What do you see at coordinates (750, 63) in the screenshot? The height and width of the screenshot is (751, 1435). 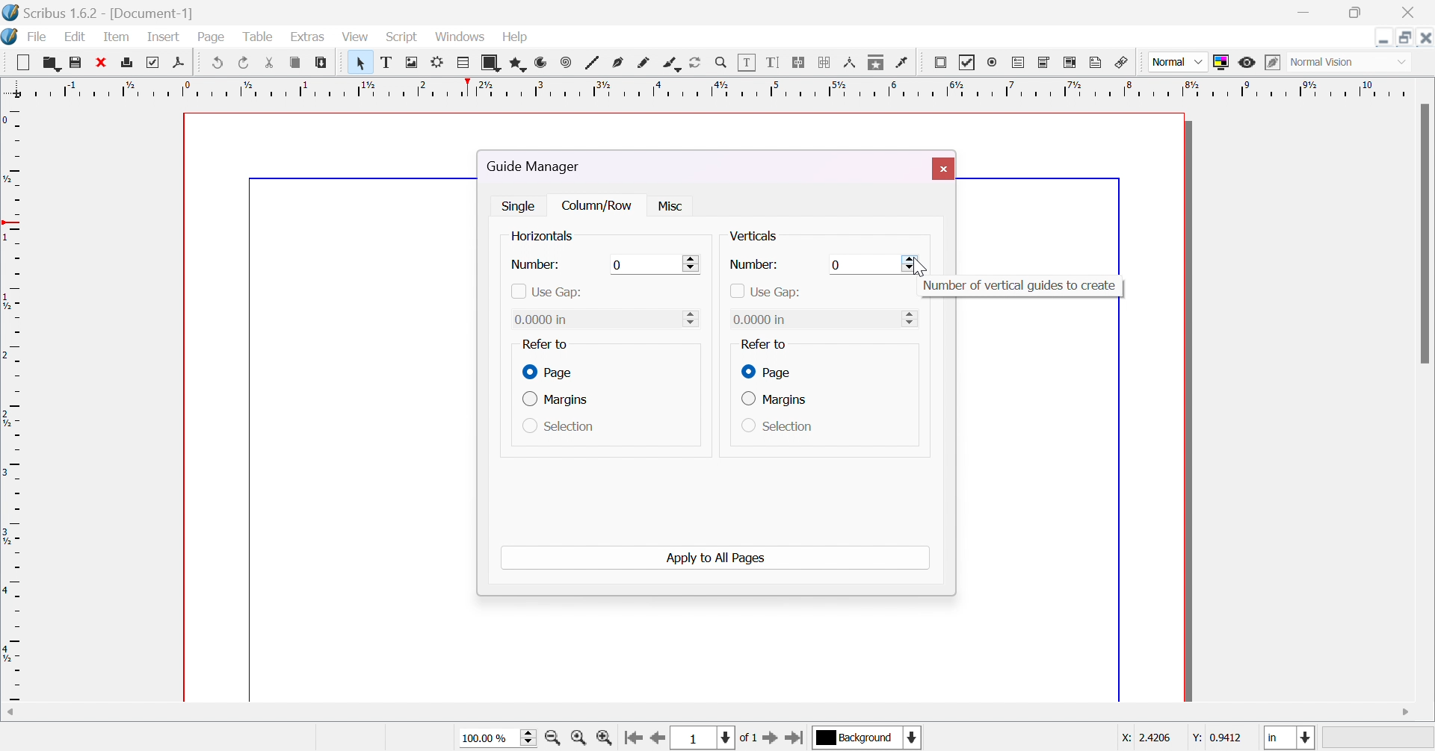 I see `edit contents of frame` at bounding box center [750, 63].